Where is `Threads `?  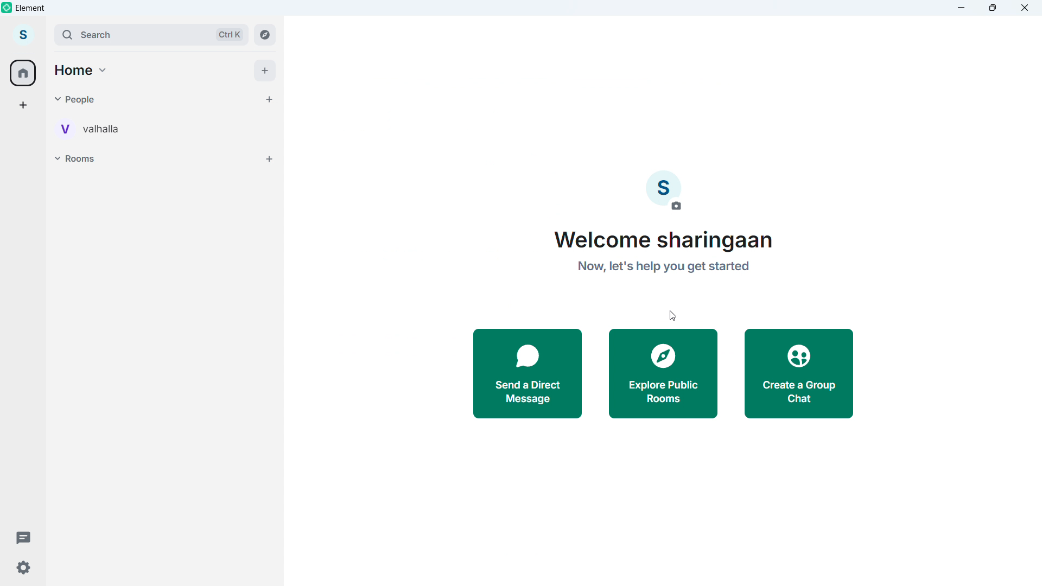
Threads  is located at coordinates (20, 536).